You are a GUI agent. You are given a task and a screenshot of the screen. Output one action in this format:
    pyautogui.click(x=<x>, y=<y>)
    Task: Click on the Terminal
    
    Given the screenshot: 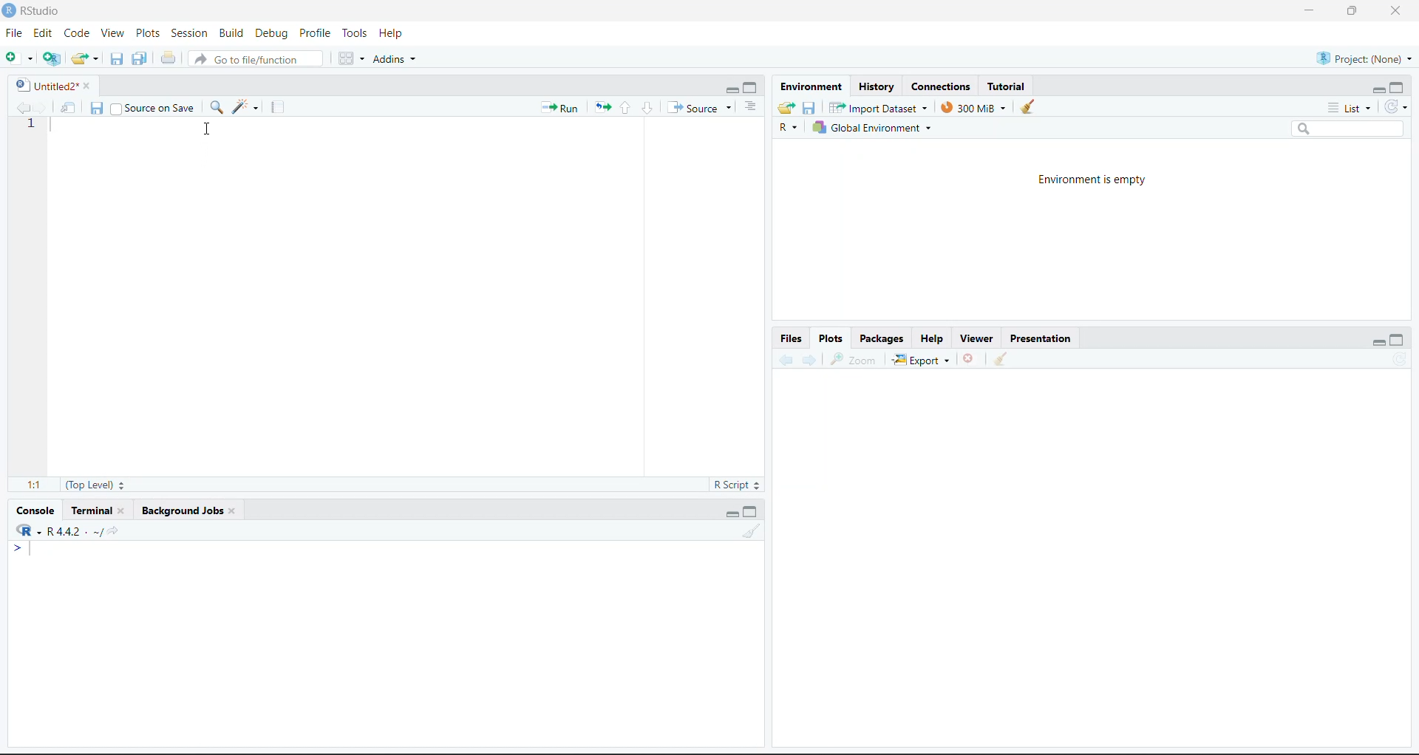 What is the action you would take?
    pyautogui.click(x=97, y=511)
    